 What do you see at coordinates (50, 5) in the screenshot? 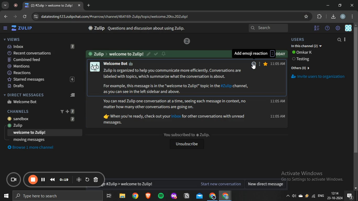
I see `tab` at bounding box center [50, 5].